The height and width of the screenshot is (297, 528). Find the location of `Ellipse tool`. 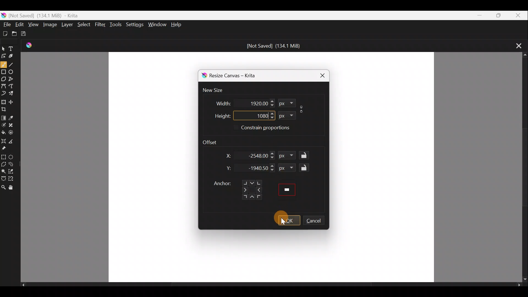

Ellipse tool is located at coordinates (13, 71).